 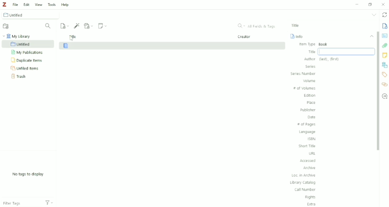 I want to click on Filter Collections, so click(x=49, y=26).